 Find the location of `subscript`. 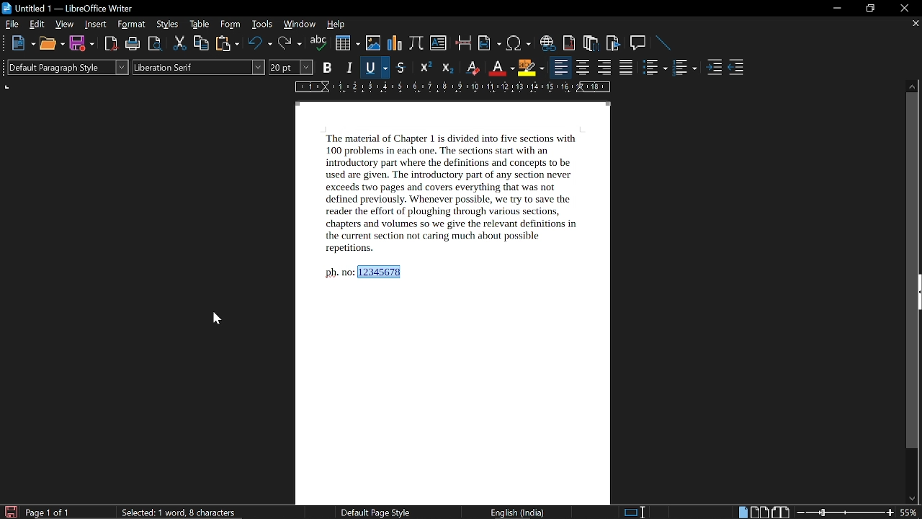

subscript is located at coordinates (446, 68).